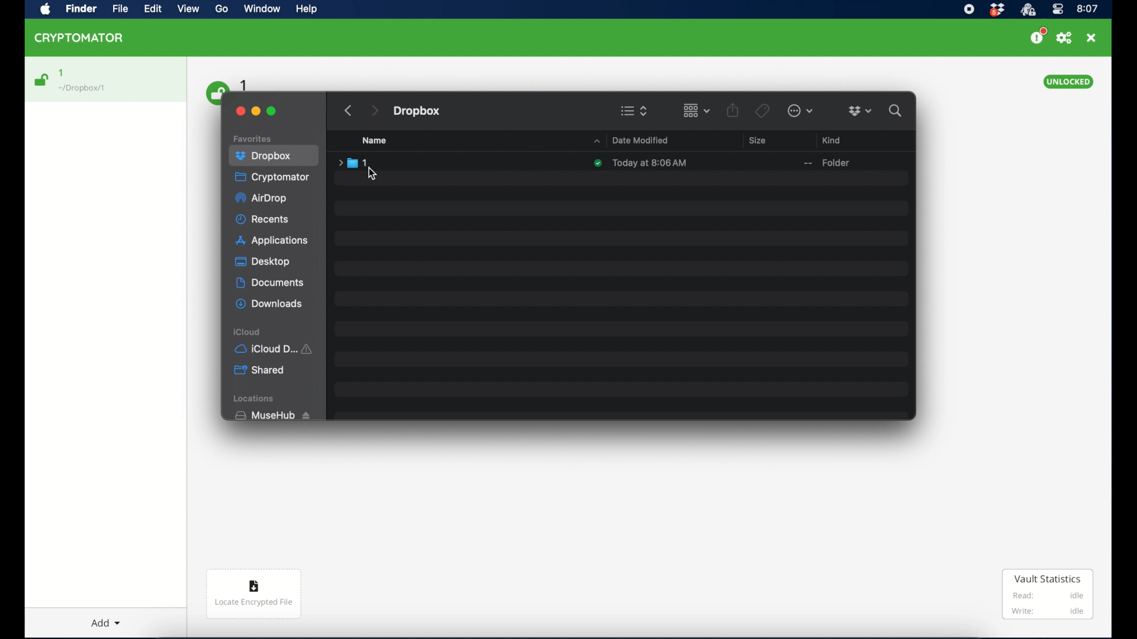 This screenshot has width=1137, height=639. What do you see at coordinates (269, 283) in the screenshot?
I see `documents` at bounding box center [269, 283].